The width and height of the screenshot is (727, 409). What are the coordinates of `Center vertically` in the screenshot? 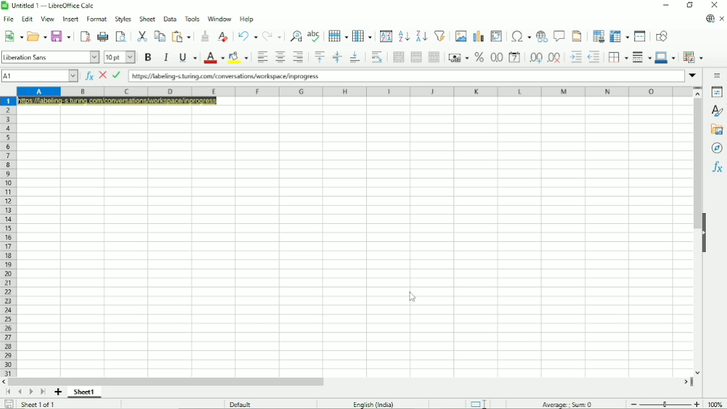 It's located at (337, 57).